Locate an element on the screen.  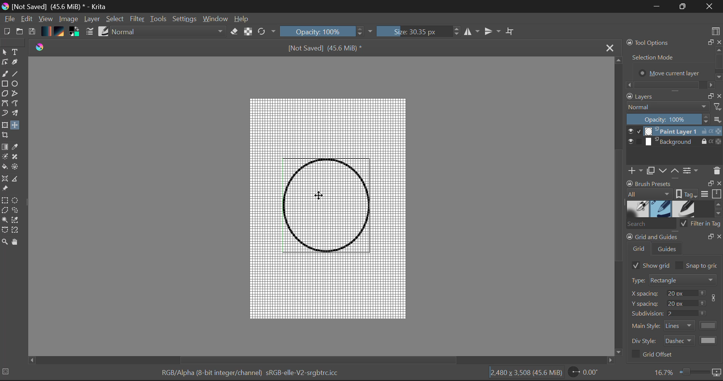
Crop is located at coordinates (511, 33).